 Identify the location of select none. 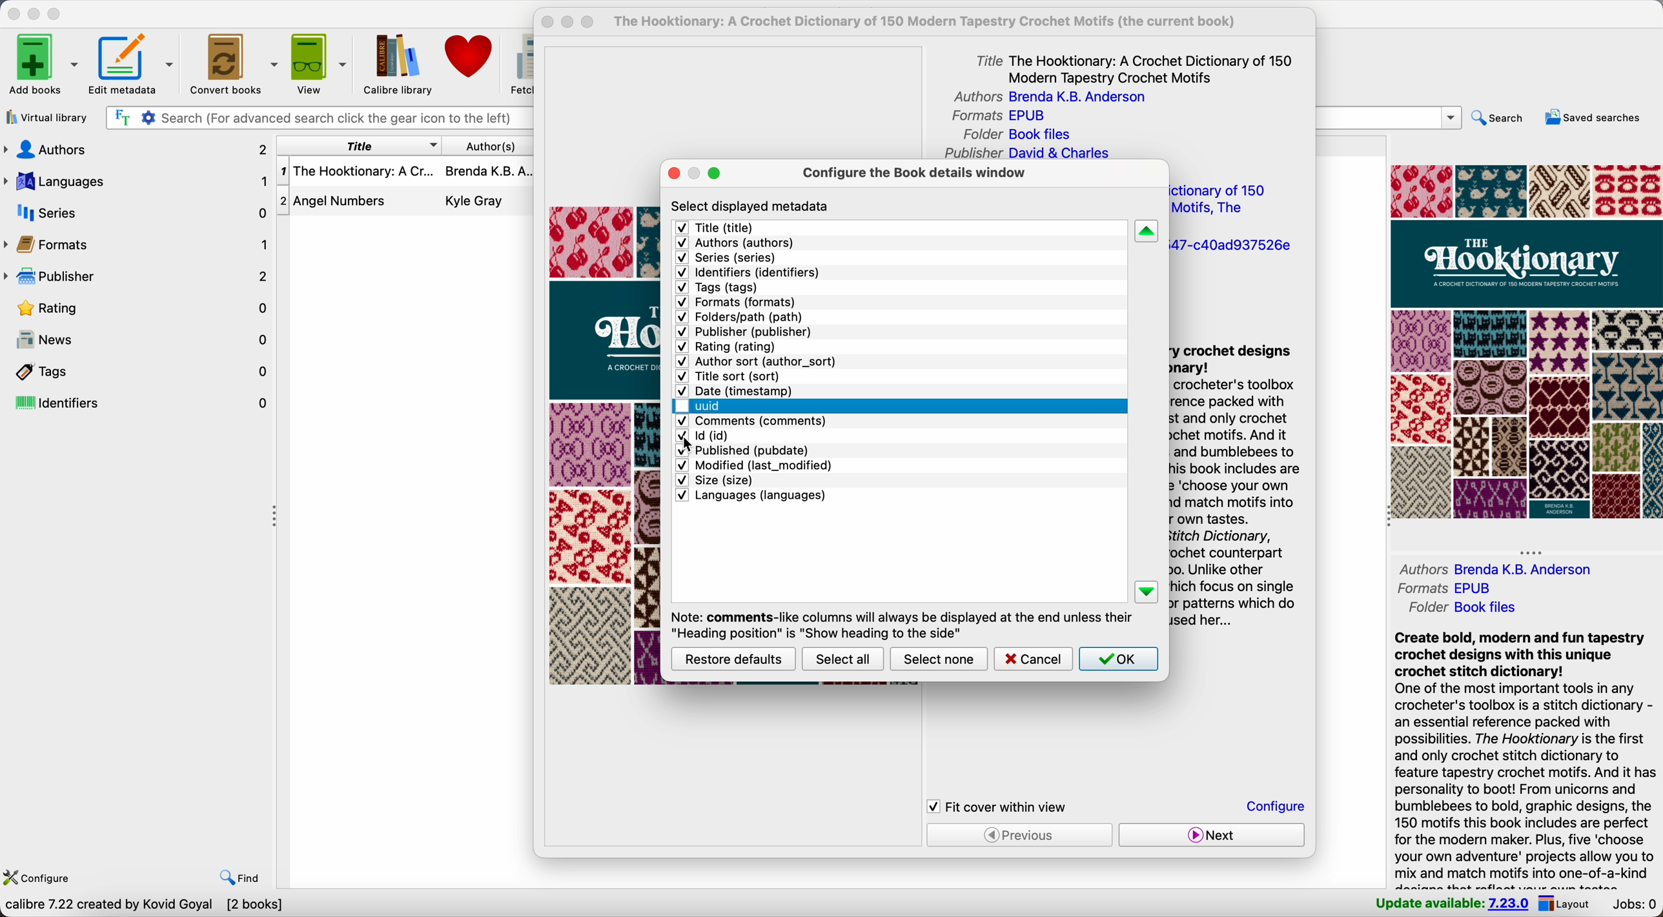
(939, 660).